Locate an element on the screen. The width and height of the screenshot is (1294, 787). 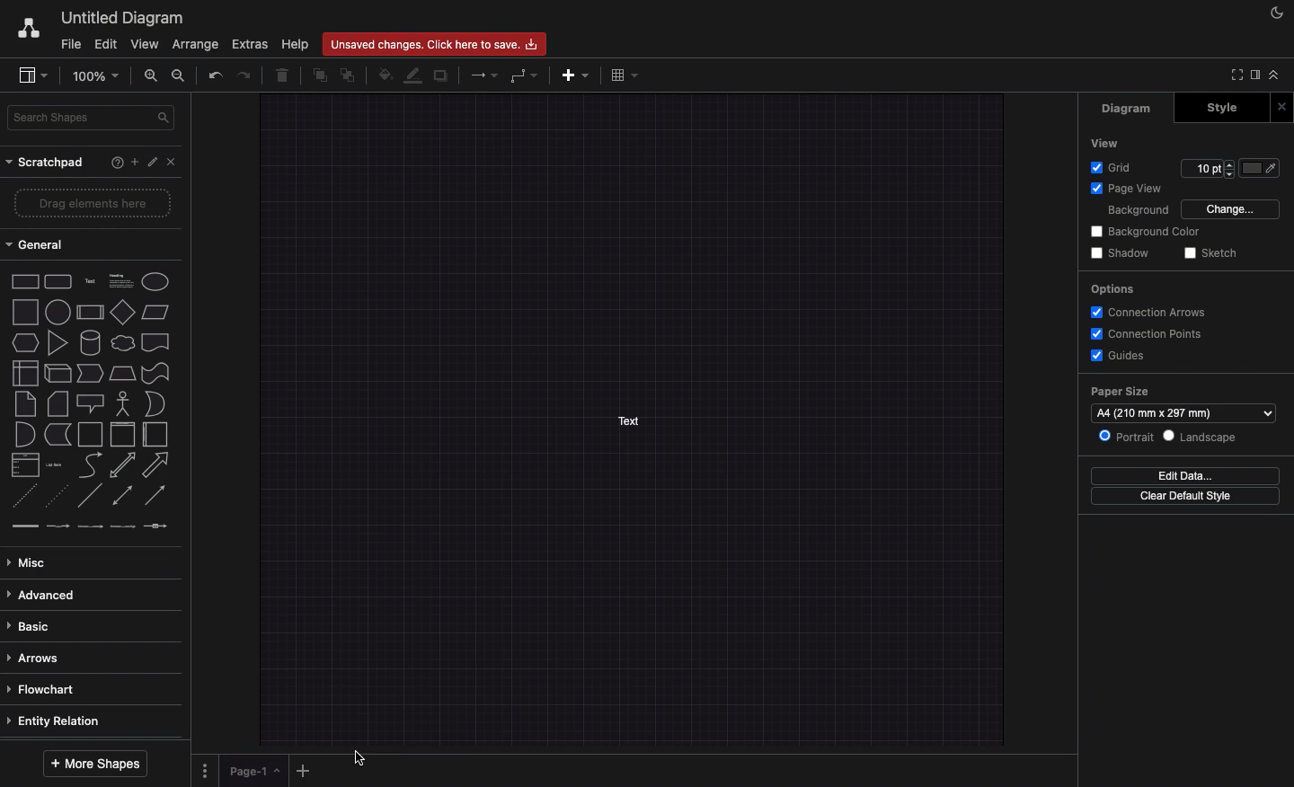
Landscape is located at coordinates (1205, 437).